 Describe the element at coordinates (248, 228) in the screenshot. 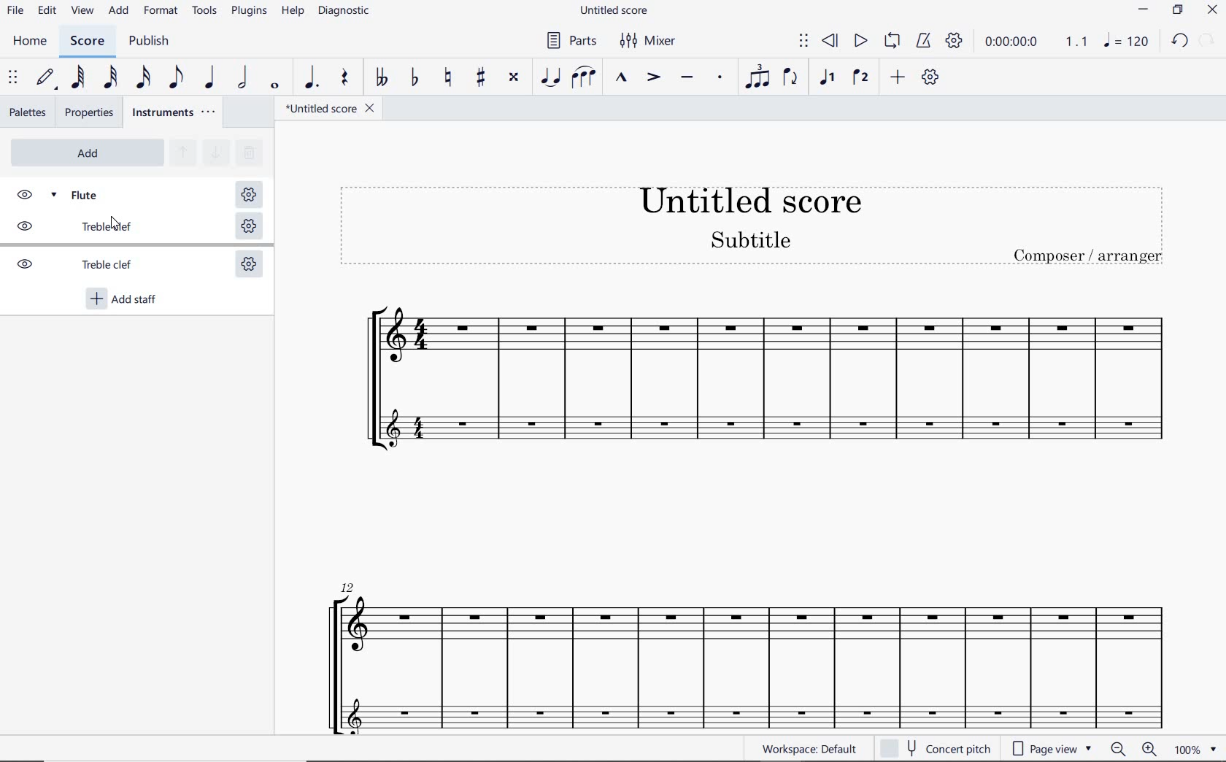

I see `STAFF SETTING` at that location.